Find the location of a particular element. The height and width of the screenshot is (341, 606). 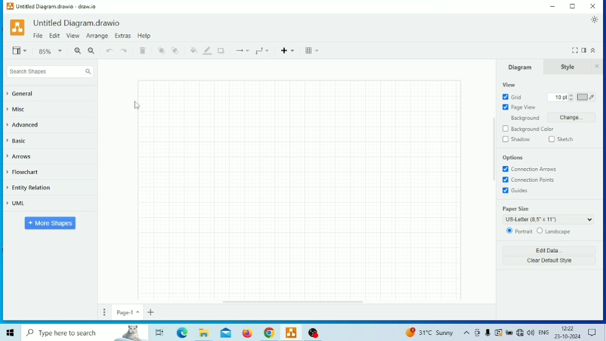

File name is located at coordinates (57, 7).